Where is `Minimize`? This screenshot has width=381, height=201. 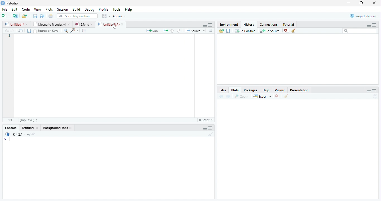
Minimize is located at coordinates (368, 91).